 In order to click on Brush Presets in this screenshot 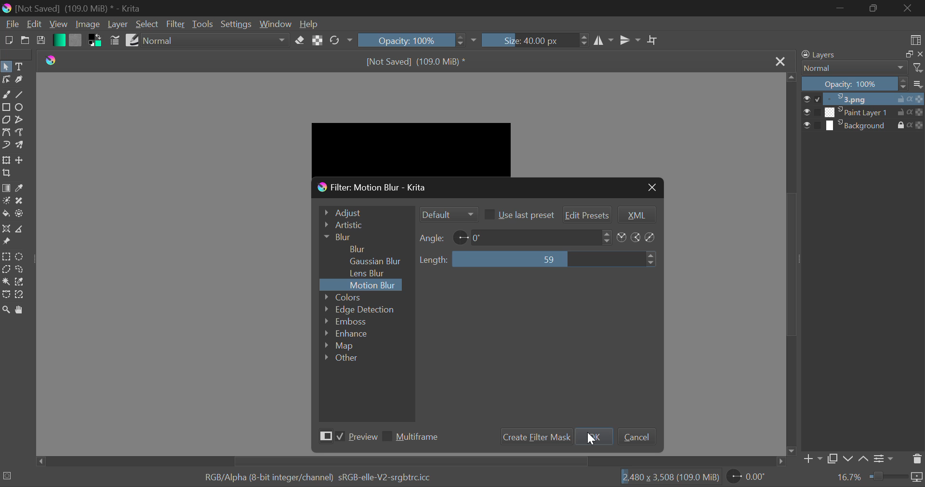, I will do `click(132, 40)`.